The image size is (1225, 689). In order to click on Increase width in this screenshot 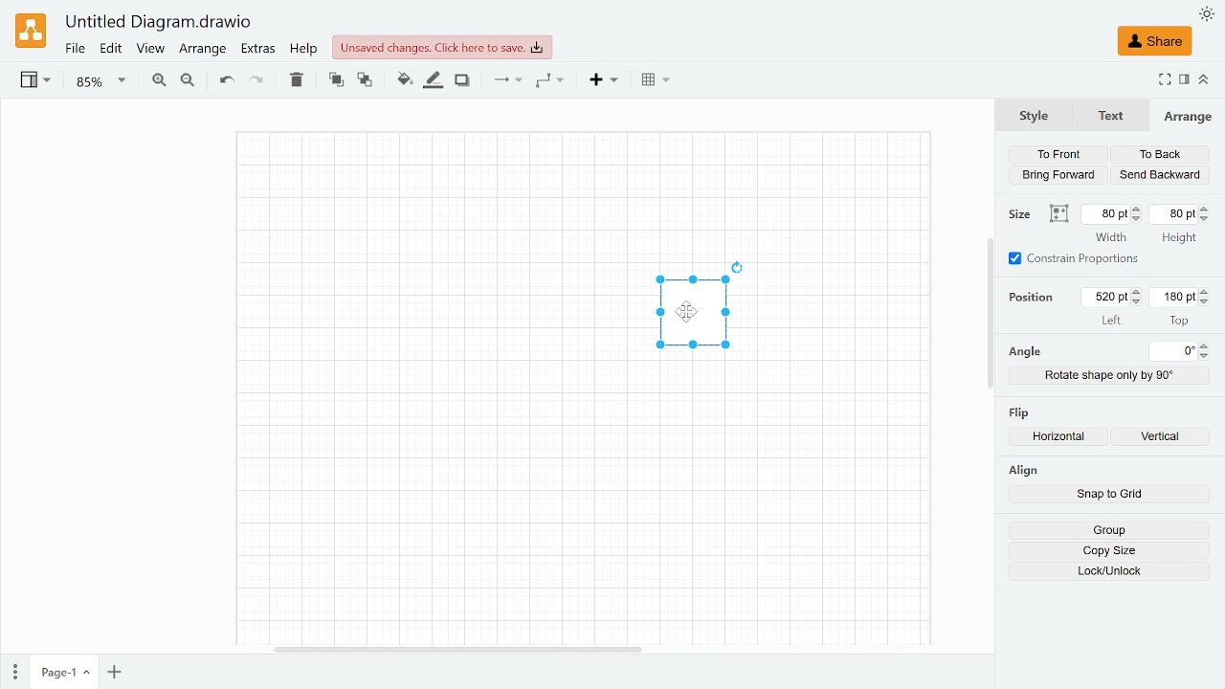, I will do `click(1138, 209)`.